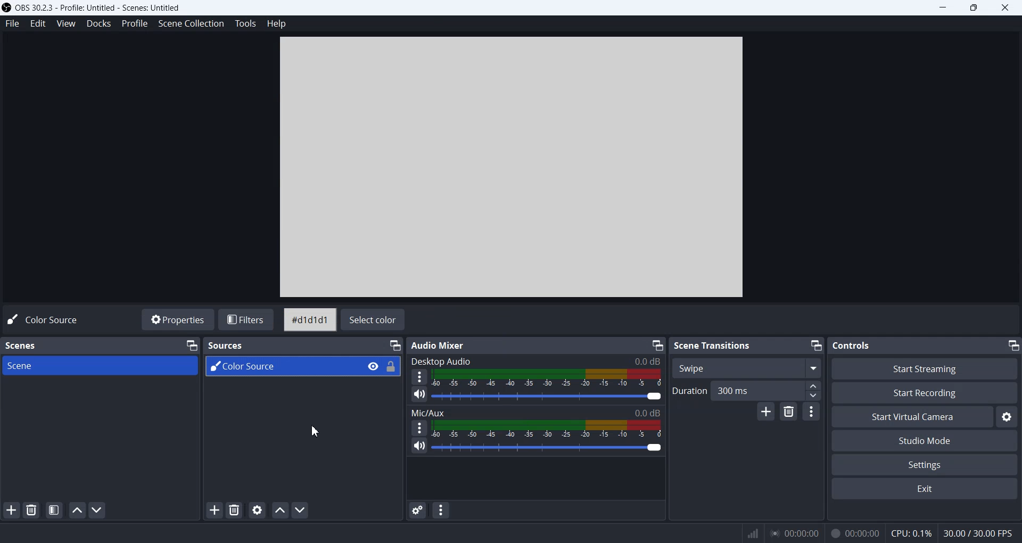 This screenshot has width=1022, height=543. What do you see at coordinates (925, 392) in the screenshot?
I see `Start Recording` at bounding box center [925, 392].